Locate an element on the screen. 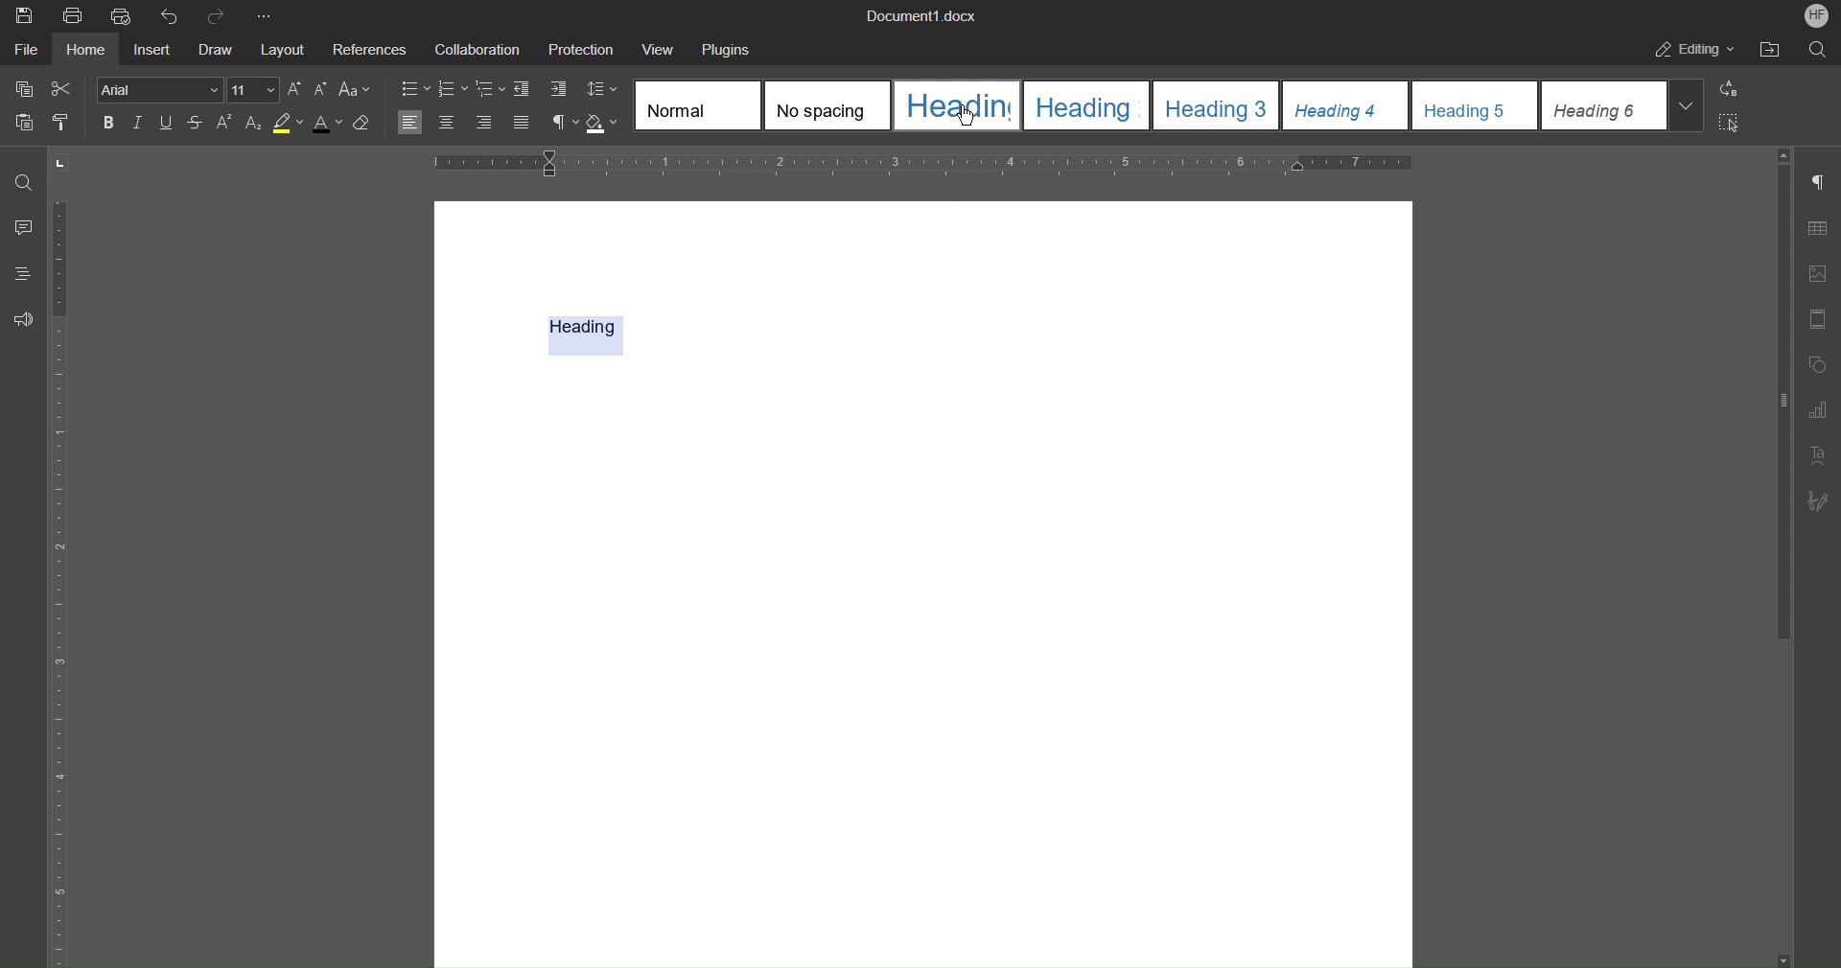 This screenshot has height=968, width=1841. Document.docx is located at coordinates (920, 16).